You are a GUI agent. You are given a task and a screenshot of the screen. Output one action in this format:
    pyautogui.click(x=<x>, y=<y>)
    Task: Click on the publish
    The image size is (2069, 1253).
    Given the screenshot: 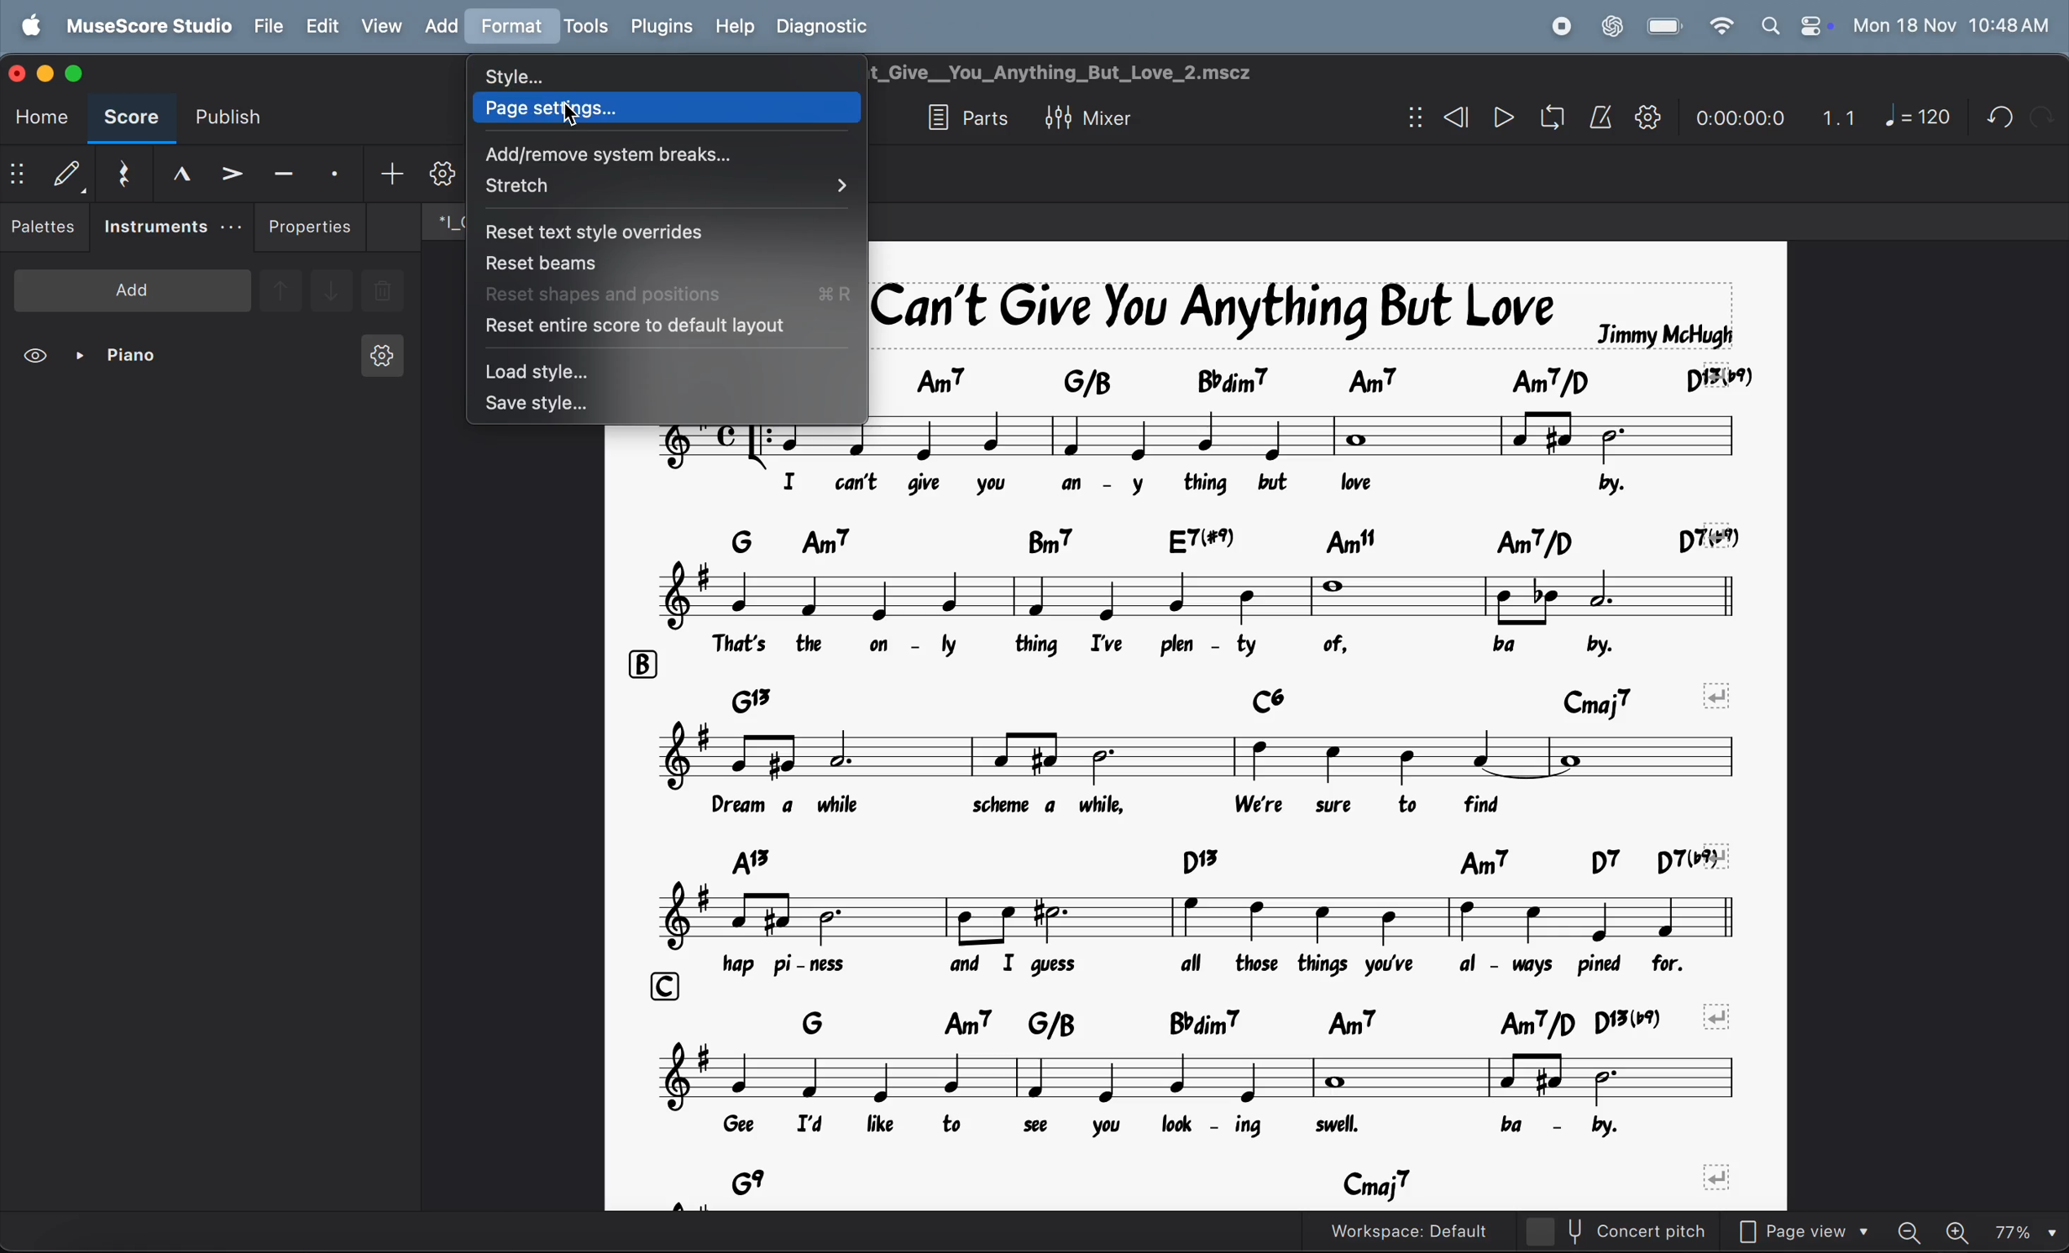 What is the action you would take?
    pyautogui.click(x=236, y=117)
    